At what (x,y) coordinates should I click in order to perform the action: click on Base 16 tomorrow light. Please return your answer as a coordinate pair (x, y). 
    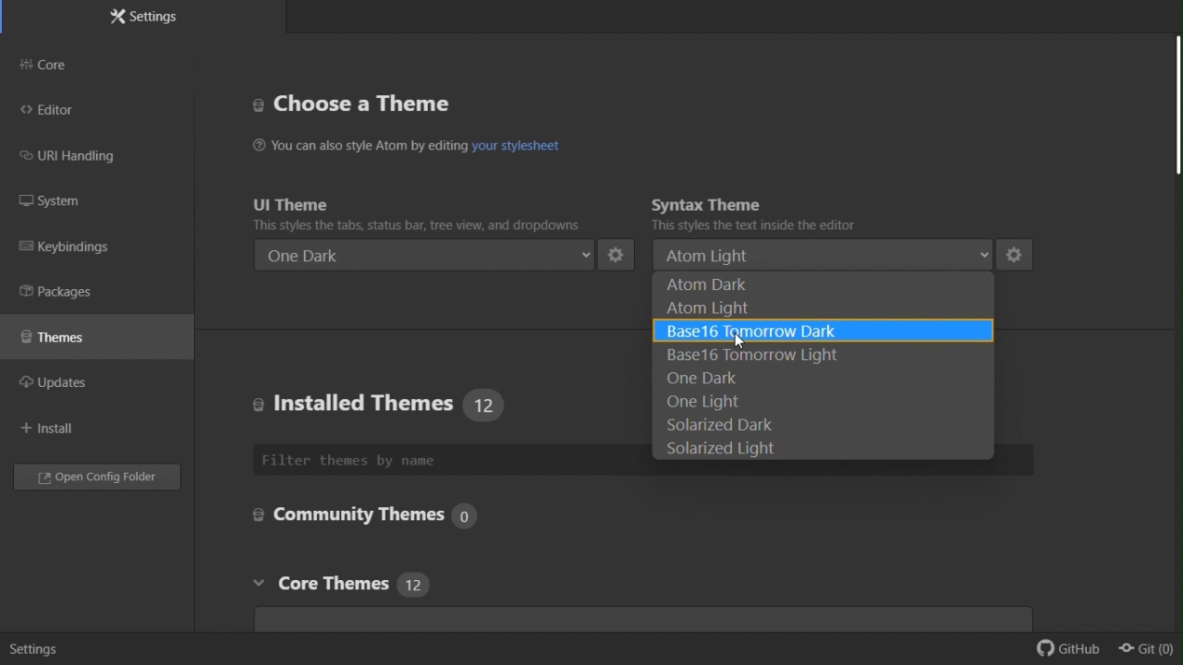
    Looking at the image, I should click on (826, 355).